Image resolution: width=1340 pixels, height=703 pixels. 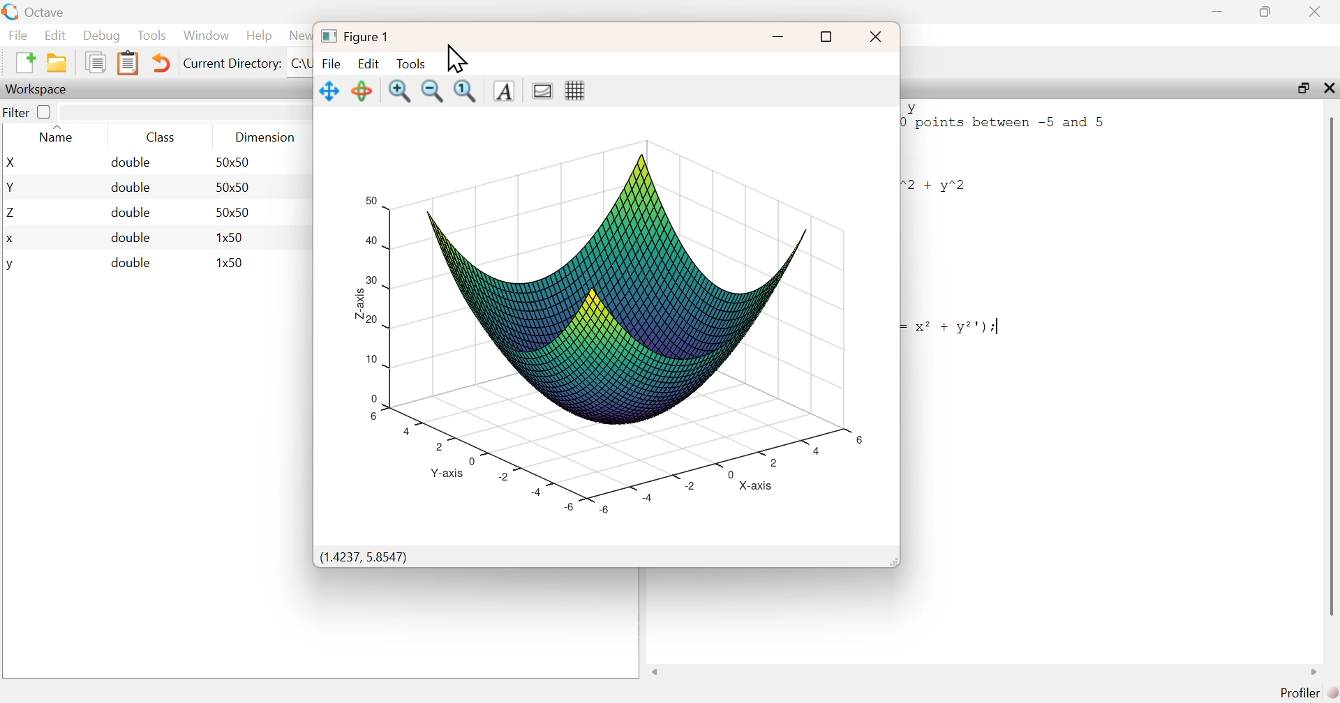 I want to click on x, so click(x=11, y=240).